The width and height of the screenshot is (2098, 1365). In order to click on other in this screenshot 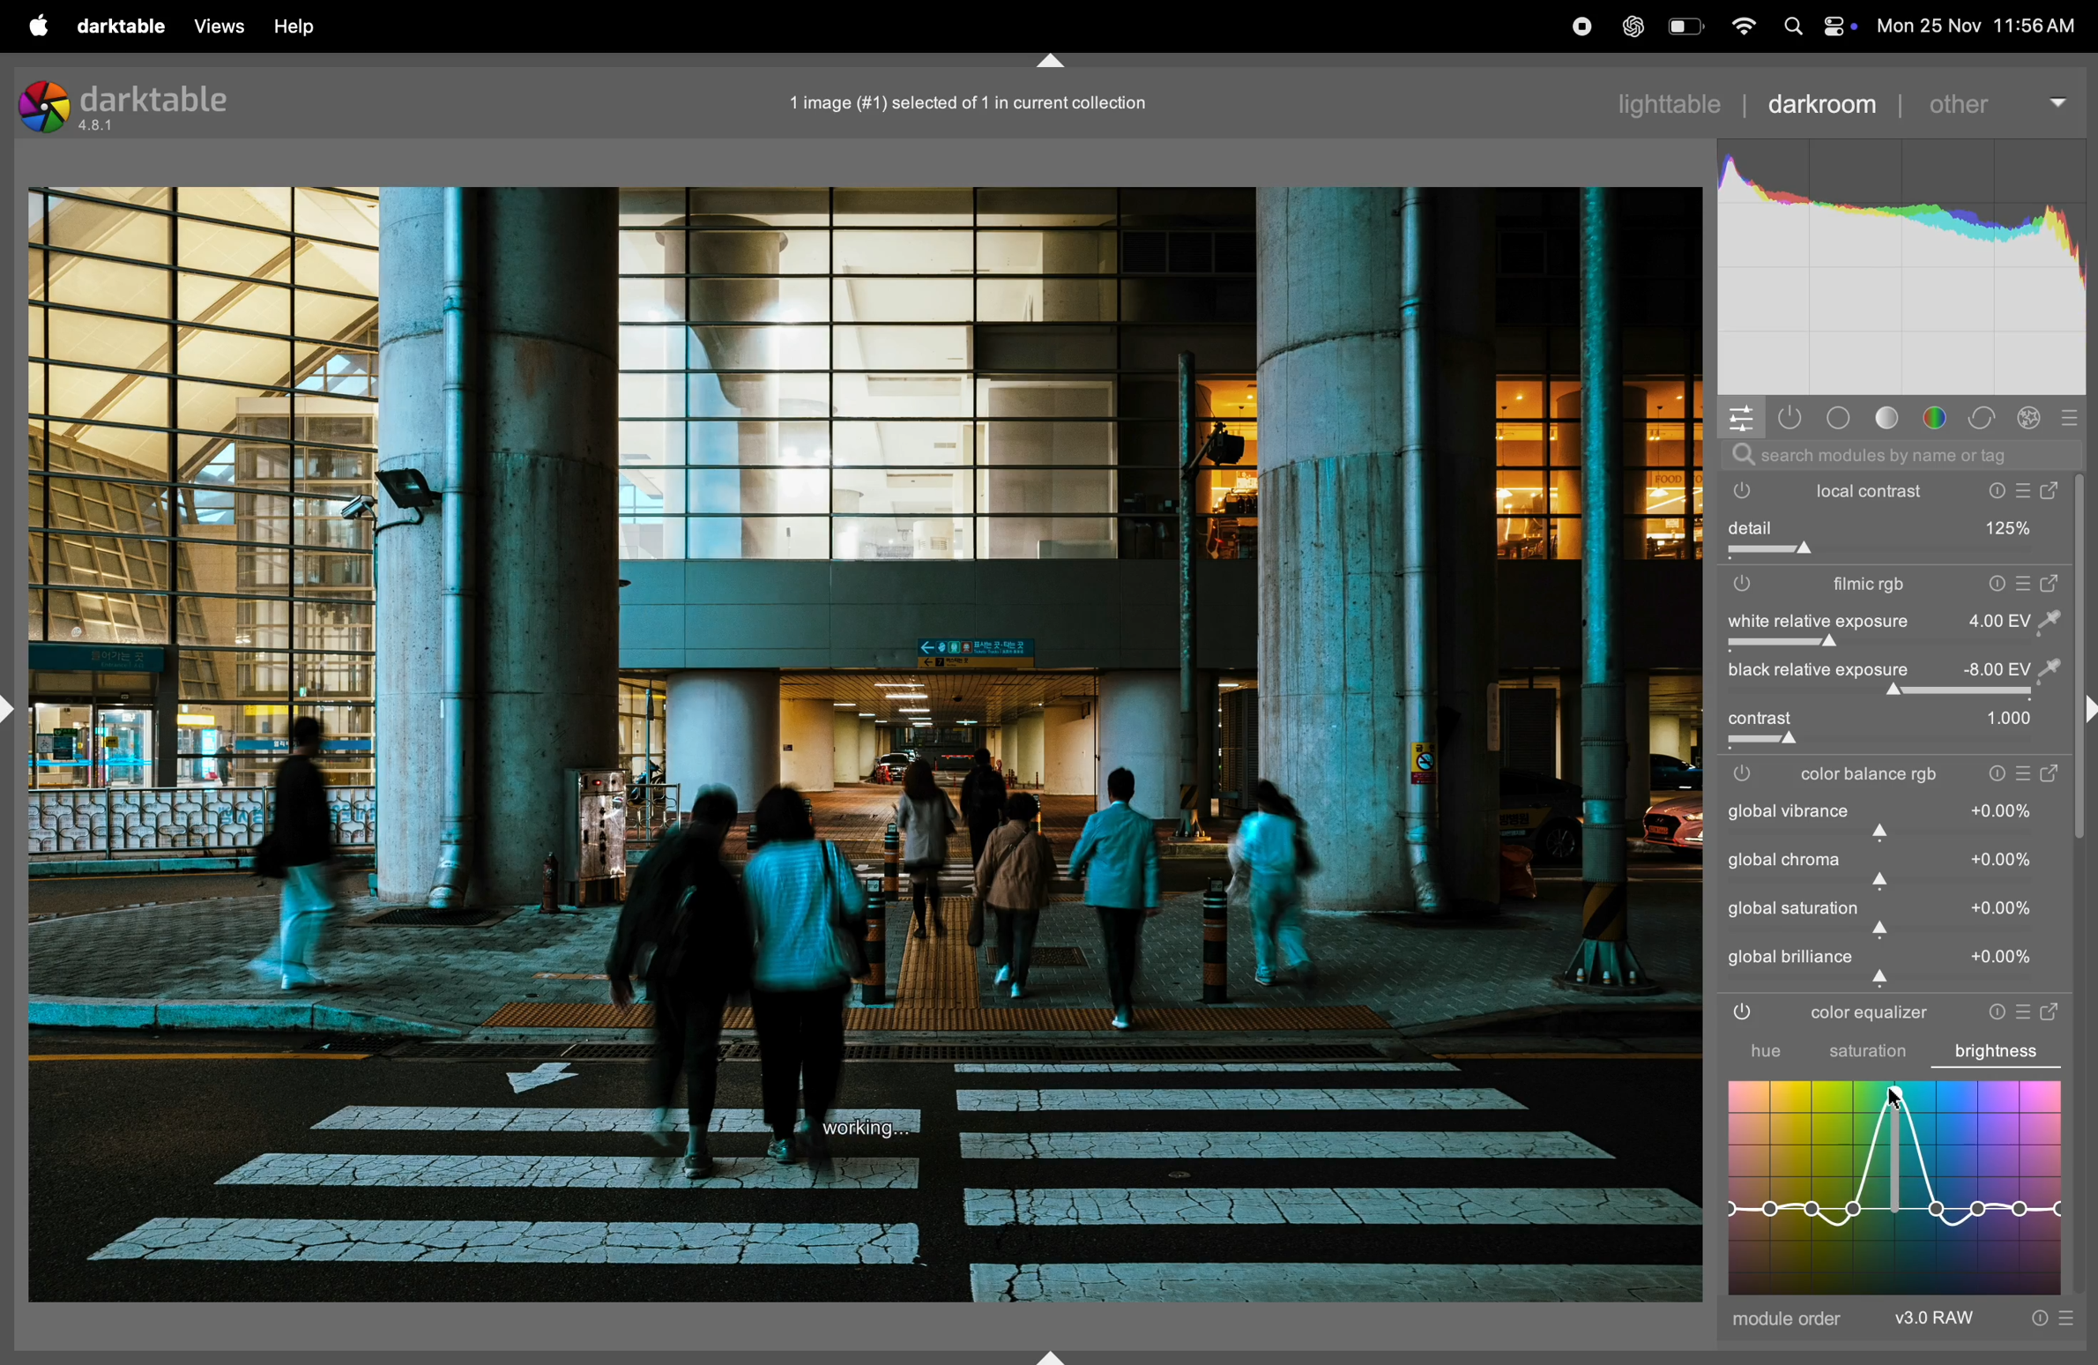, I will do `click(1998, 101)`.